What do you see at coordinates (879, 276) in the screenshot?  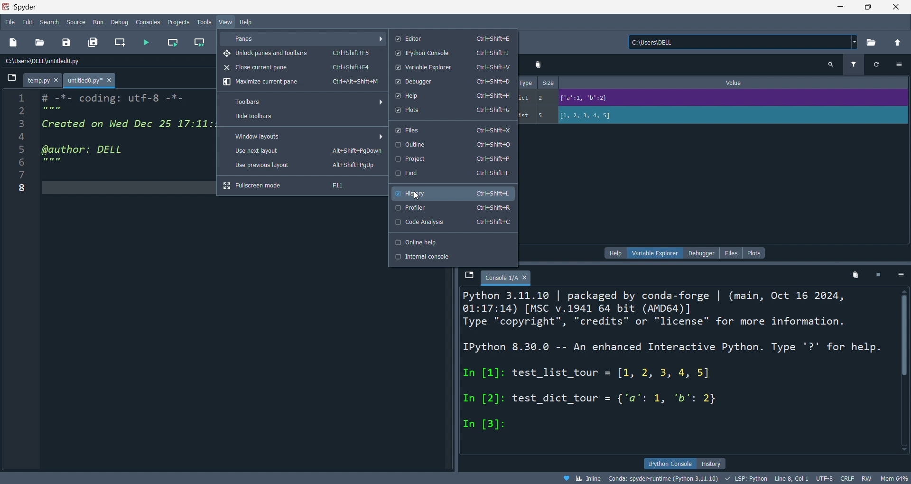 I see `close kernel` at bounding box center [879, 276].